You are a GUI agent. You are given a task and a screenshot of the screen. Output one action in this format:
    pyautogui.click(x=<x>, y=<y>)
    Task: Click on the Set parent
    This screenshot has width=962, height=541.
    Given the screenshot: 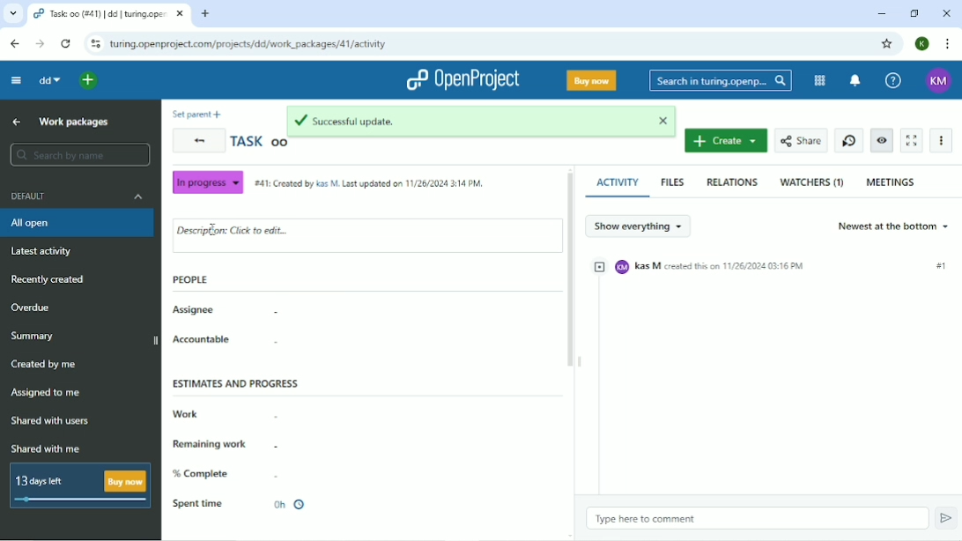 What is the action you would take?
    pyautogui.click(x=196, y=113)
    